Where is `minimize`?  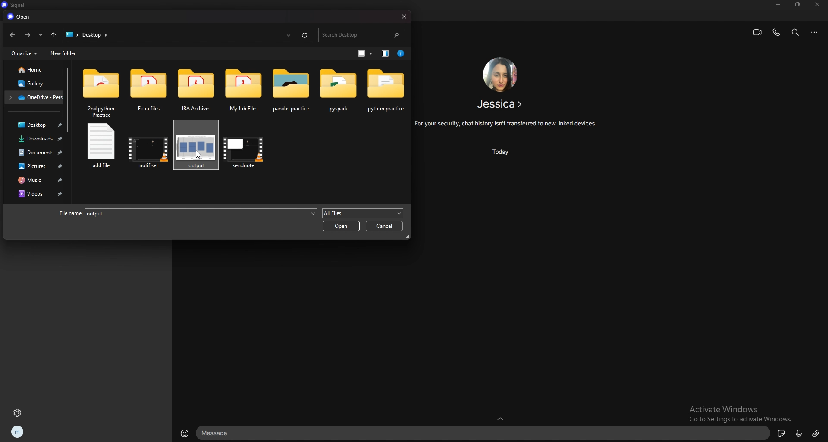
minimize is located at coordinates (778, 5).